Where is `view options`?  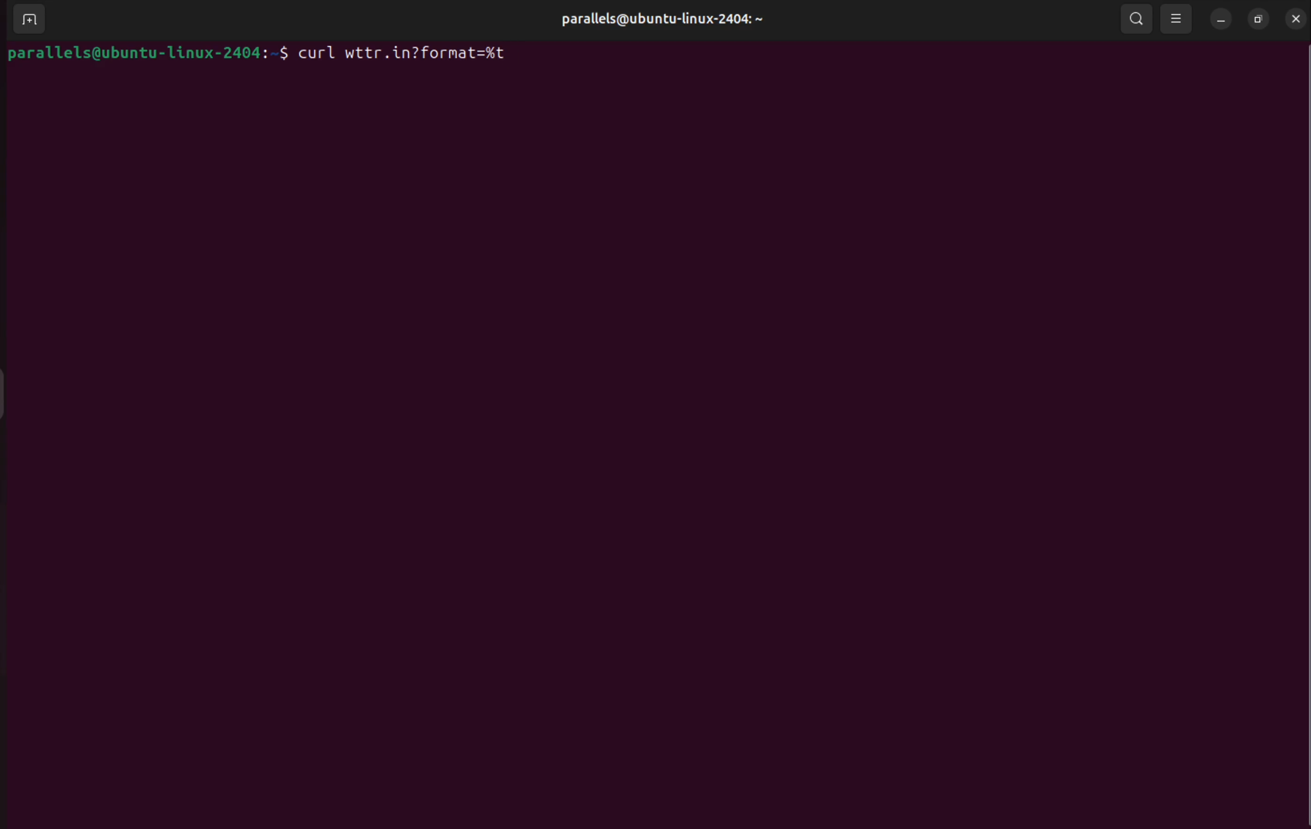 view options is located at coordinates (1176, 19).